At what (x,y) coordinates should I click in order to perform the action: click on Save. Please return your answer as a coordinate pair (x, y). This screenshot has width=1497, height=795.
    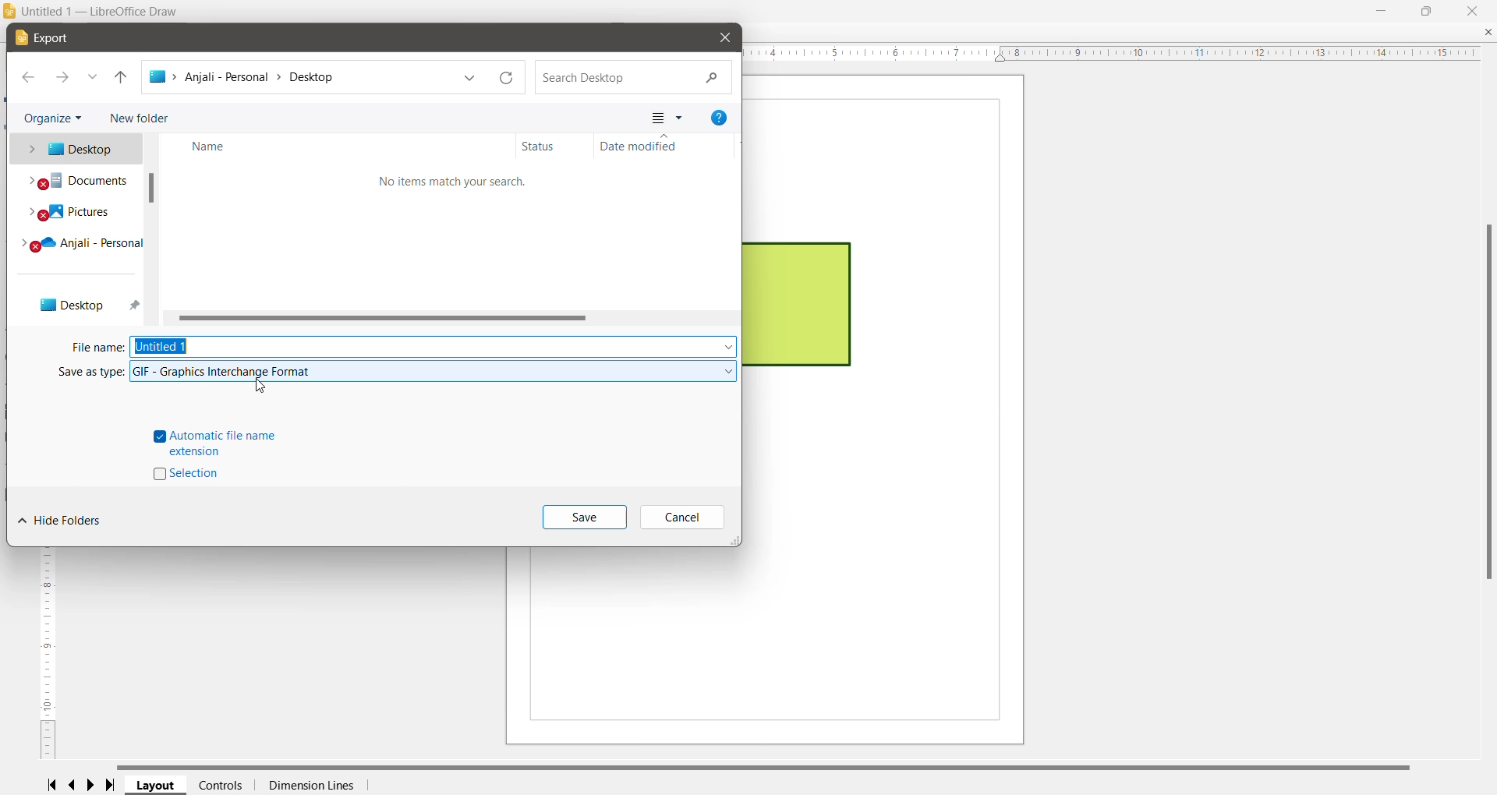
    Looking at the image, I should click on (584, 518).